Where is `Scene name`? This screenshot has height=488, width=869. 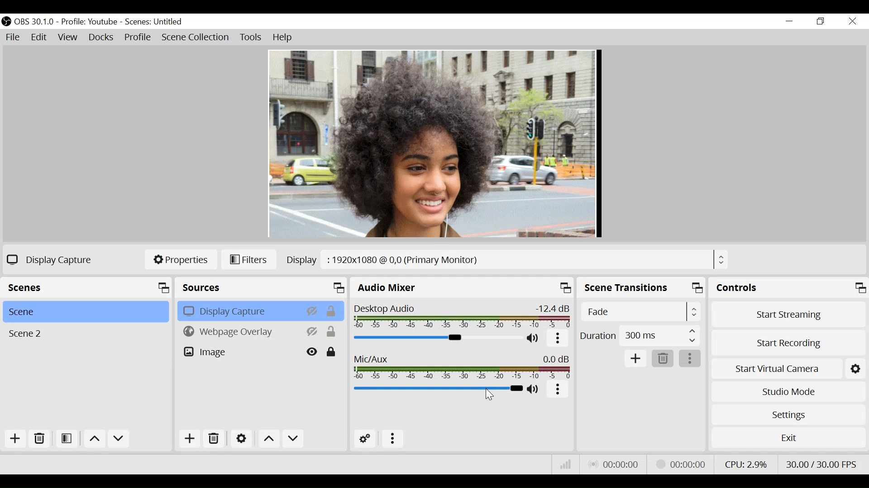 Scene name is located at coordinates (157, 22).